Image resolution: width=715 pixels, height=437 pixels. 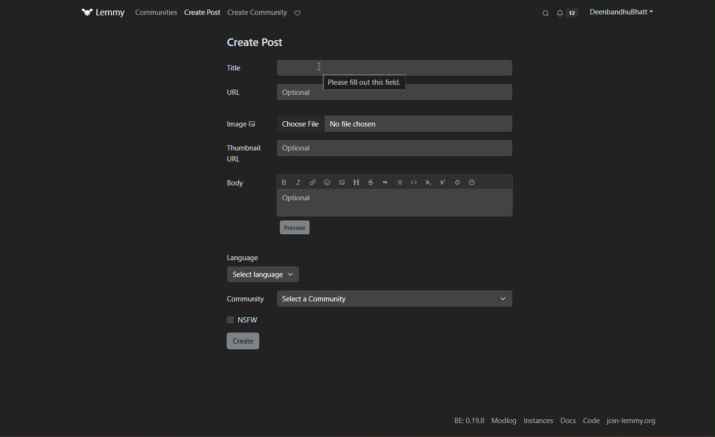 I want to click on BE: 0.19.8, so click(x=468, y=420).